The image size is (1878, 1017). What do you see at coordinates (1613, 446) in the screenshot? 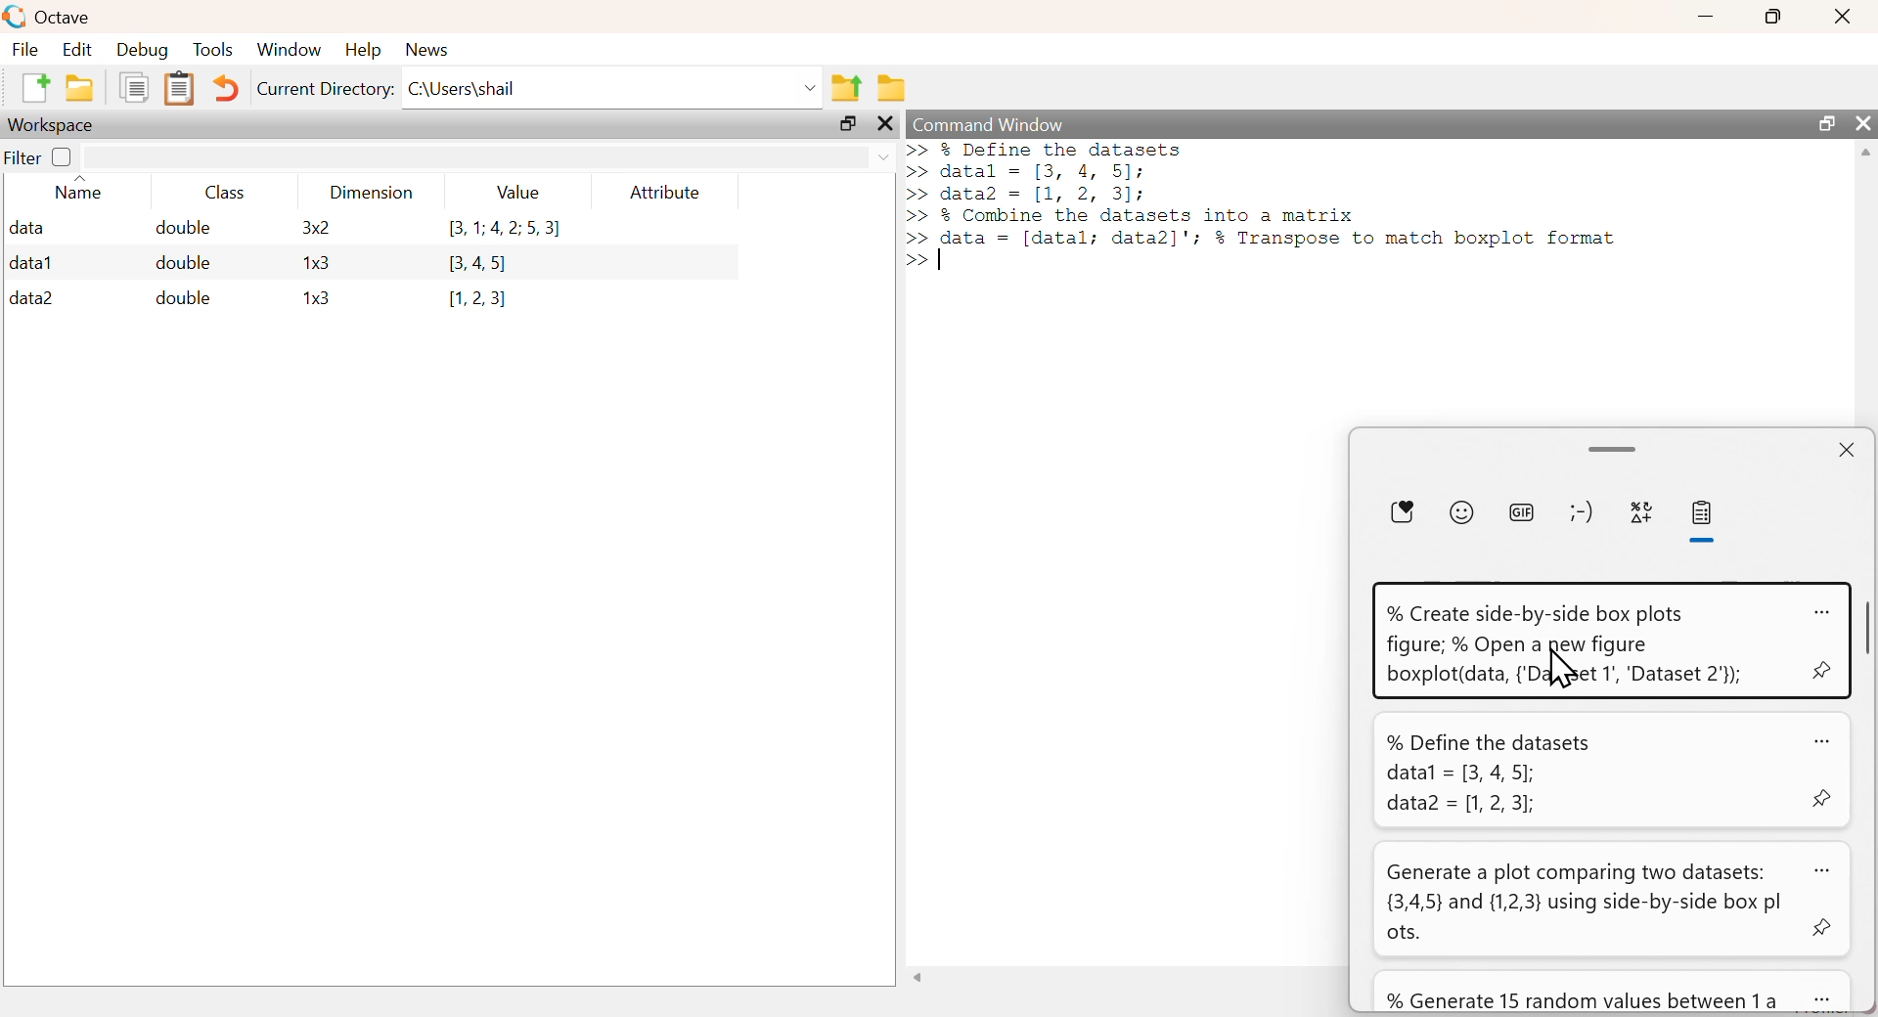
I see `scroll bar` at bounding box center [1613, 446].